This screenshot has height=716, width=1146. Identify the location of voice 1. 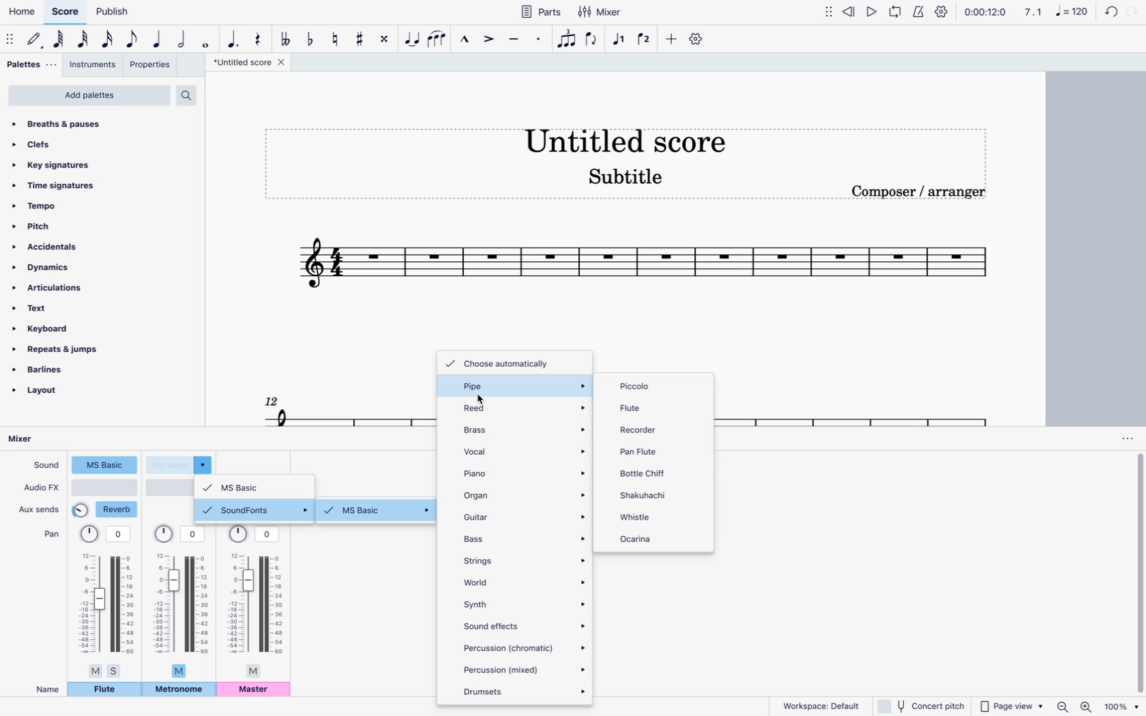
(619, 40).